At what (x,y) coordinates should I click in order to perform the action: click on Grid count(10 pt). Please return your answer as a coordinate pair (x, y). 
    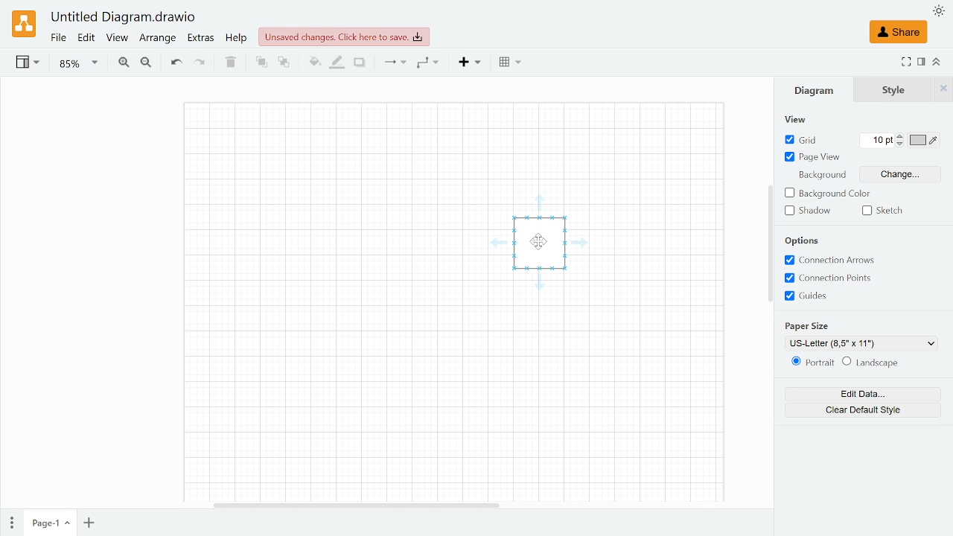
    Looking at the image, I should click on (879, 141).